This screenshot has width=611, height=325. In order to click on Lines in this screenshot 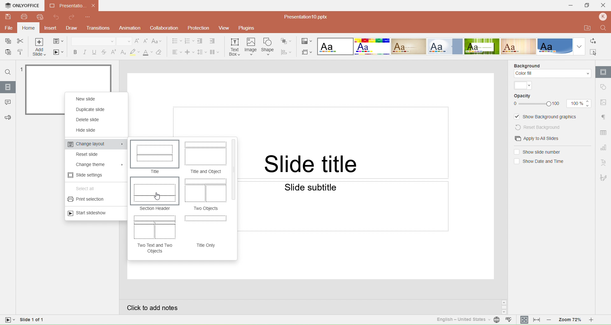, I will do `click(519, 46)`.